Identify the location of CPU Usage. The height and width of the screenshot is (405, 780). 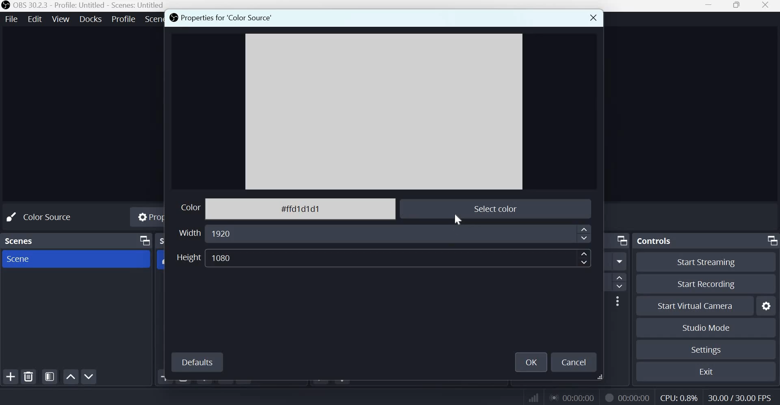
(678, 398).